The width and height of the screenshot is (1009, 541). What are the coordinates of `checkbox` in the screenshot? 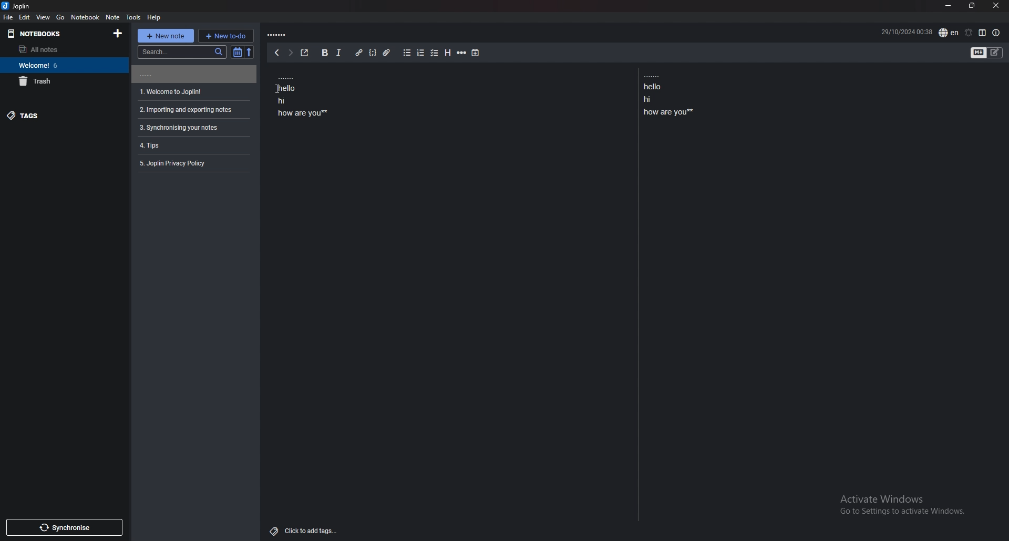 It's located at (435, 54).